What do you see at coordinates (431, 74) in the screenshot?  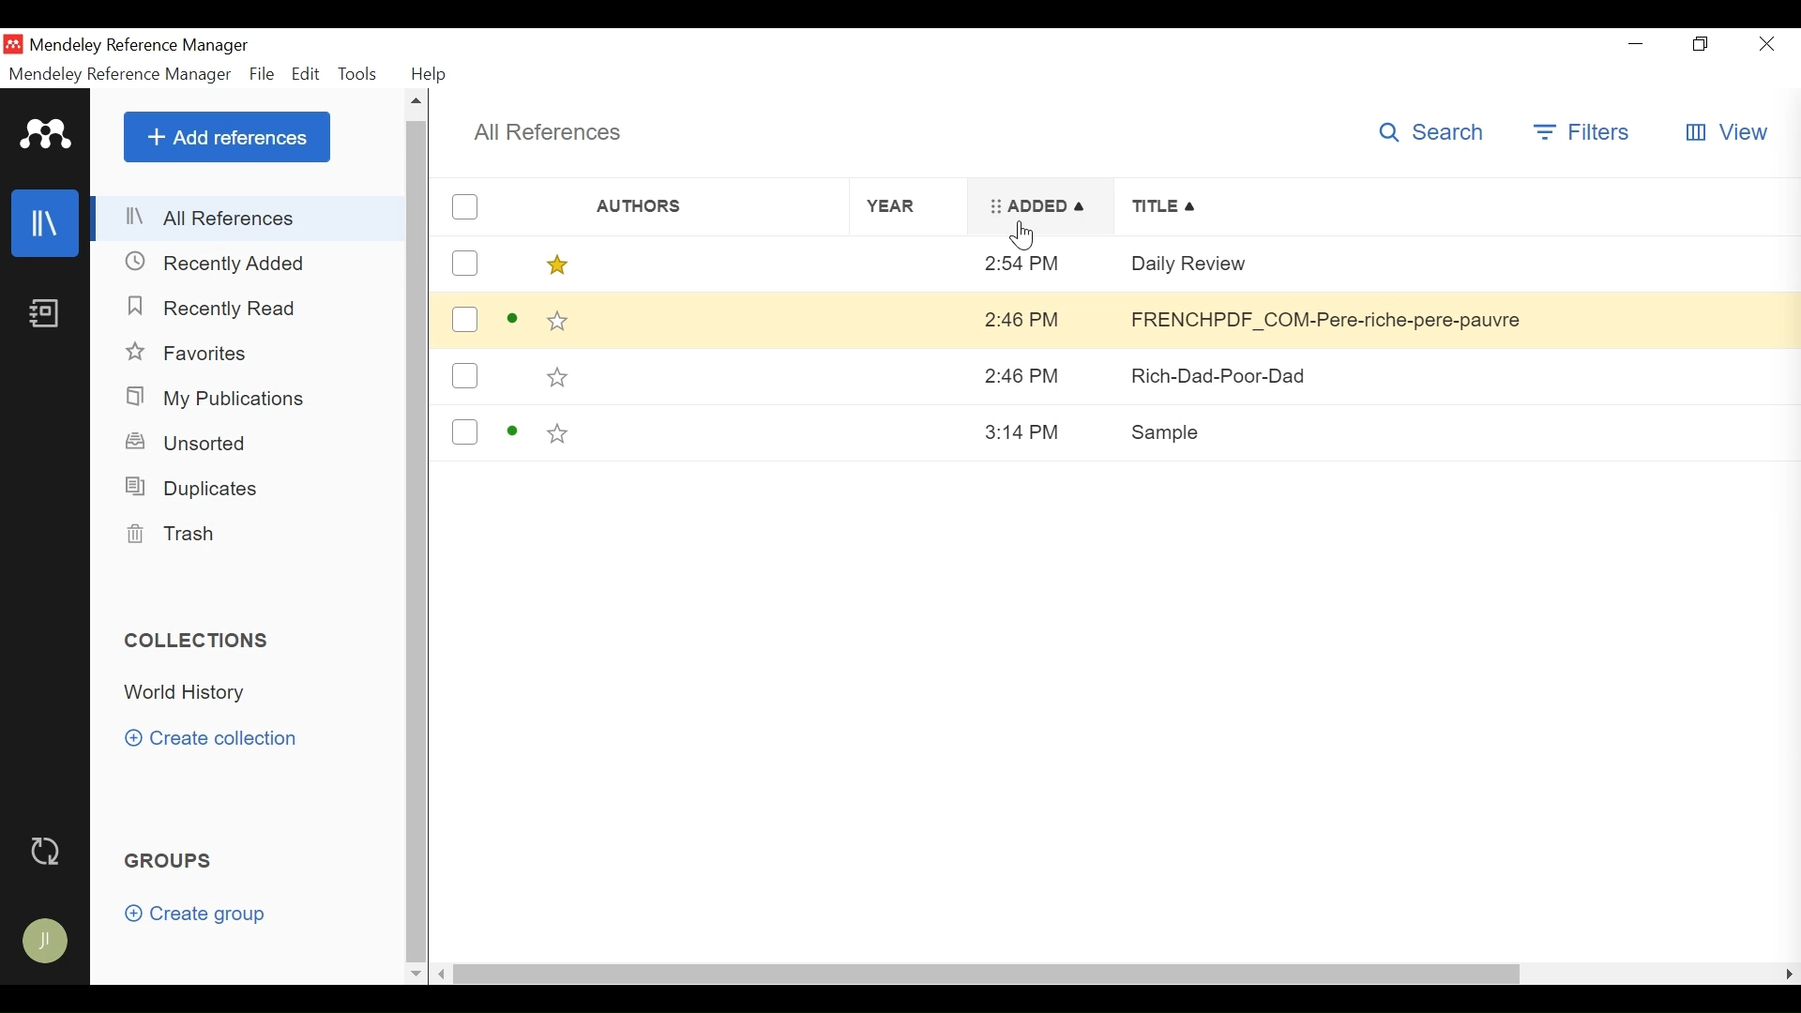 I see `Help` at bounding box center [431, 74].